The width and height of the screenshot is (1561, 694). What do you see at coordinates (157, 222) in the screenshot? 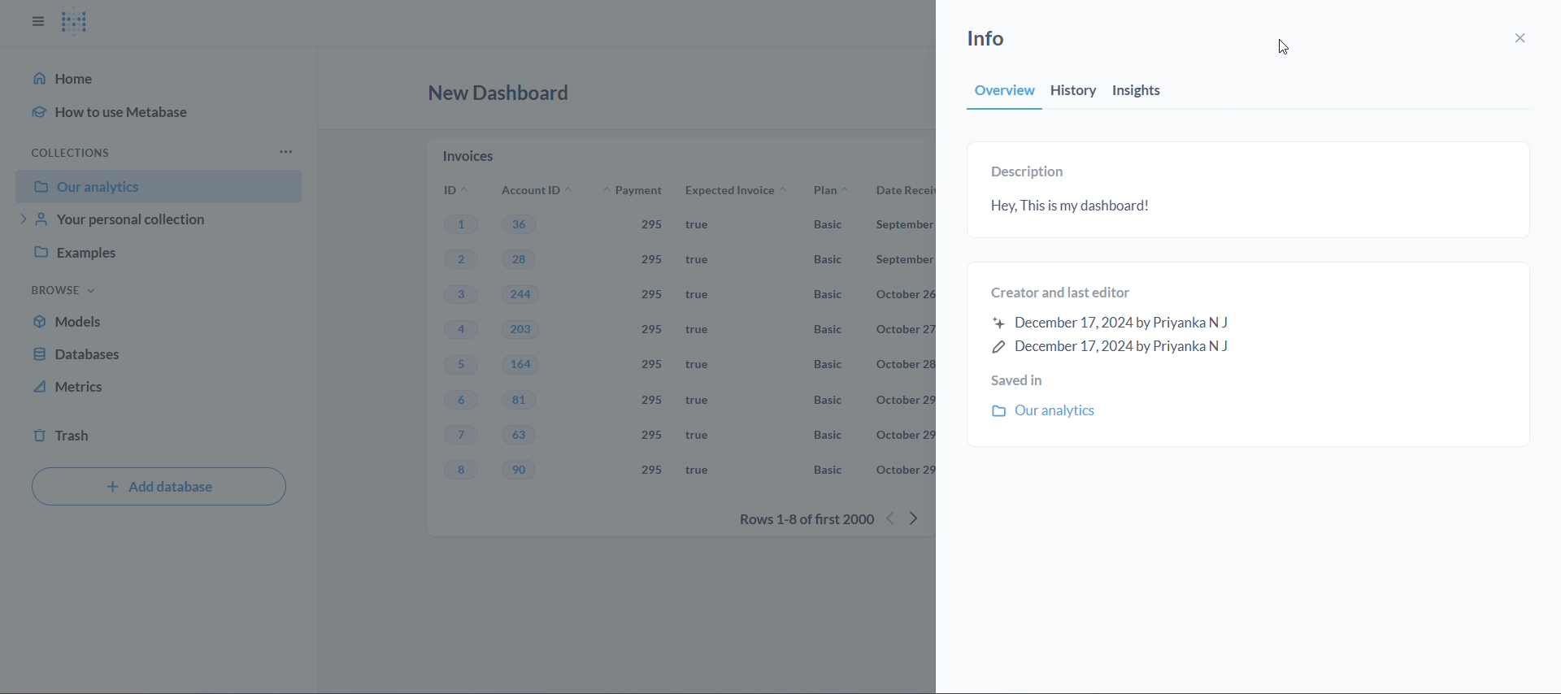
I see `your personal collection` at bounding box center [157, 222].